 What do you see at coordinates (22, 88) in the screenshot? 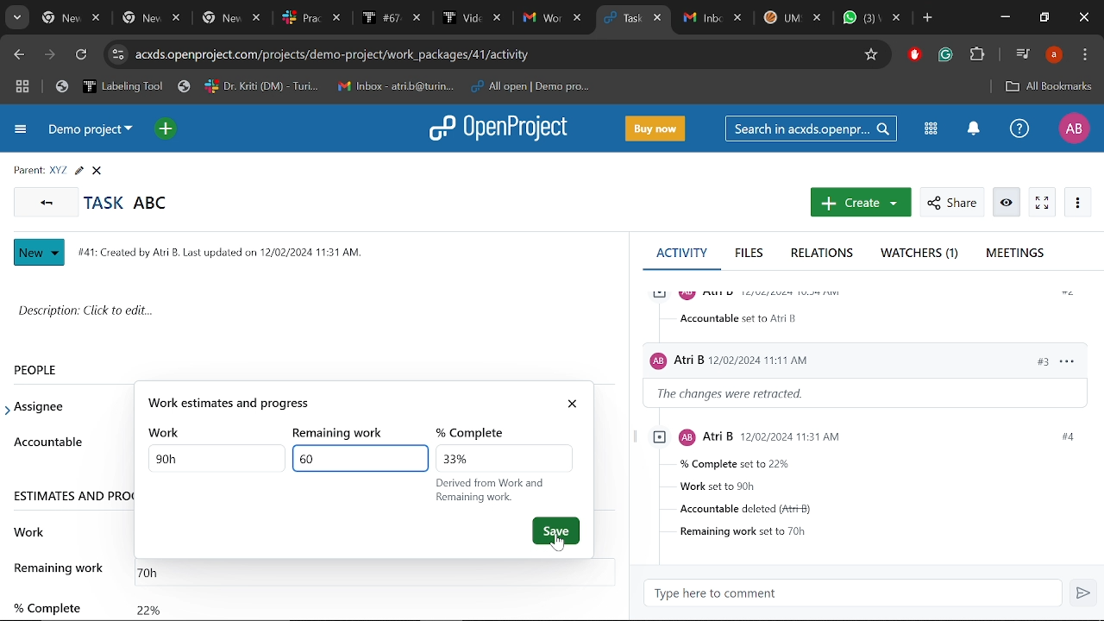
I see `Tab groups` at bounding box center [22, 88].